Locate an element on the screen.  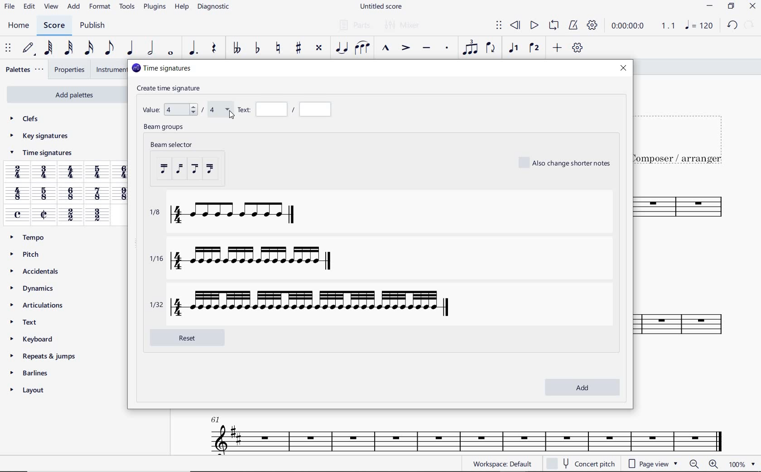
AUGMENTATION DOT is located at coordinates (193, 48).